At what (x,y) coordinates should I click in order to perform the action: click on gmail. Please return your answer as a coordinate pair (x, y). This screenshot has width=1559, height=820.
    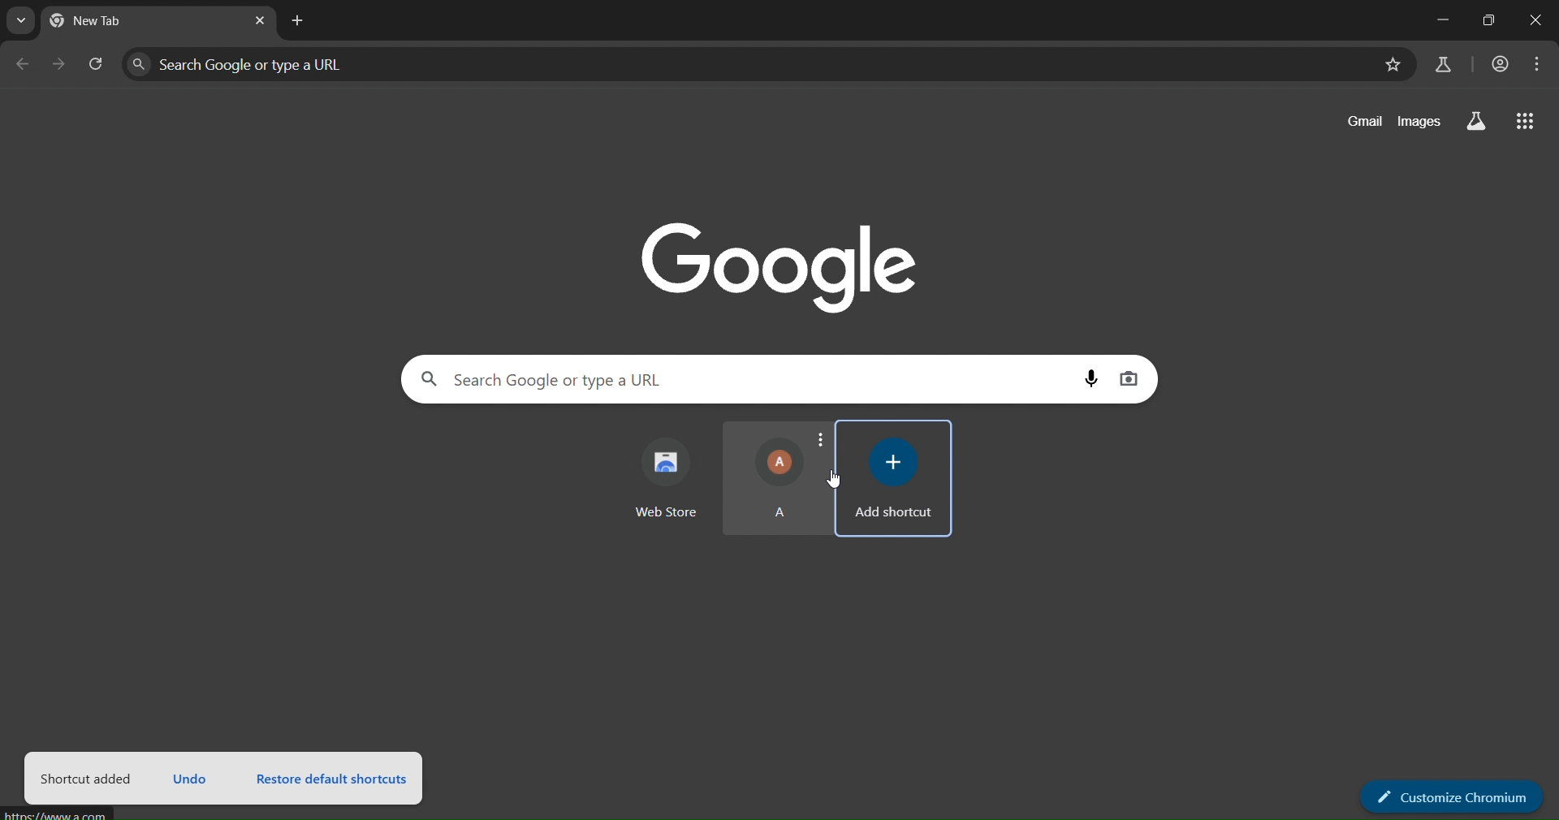
    Looking at the image, I should click on (1366, 121).